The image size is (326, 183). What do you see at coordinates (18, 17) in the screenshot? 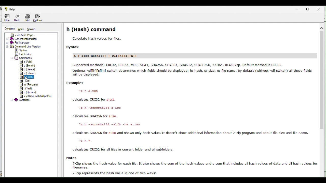
I see `Back ` at bounding box center [18, 17].